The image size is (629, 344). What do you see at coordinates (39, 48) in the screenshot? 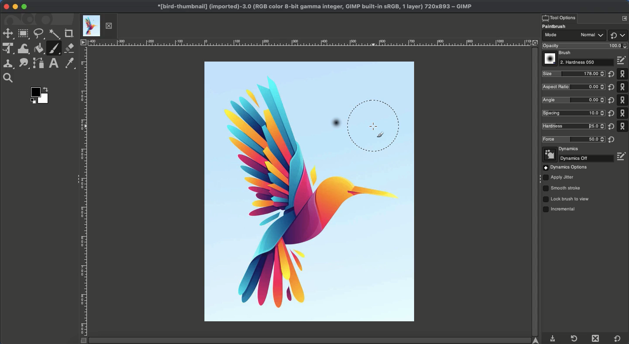
I see `Fill color` at bounding box center [39, 48].